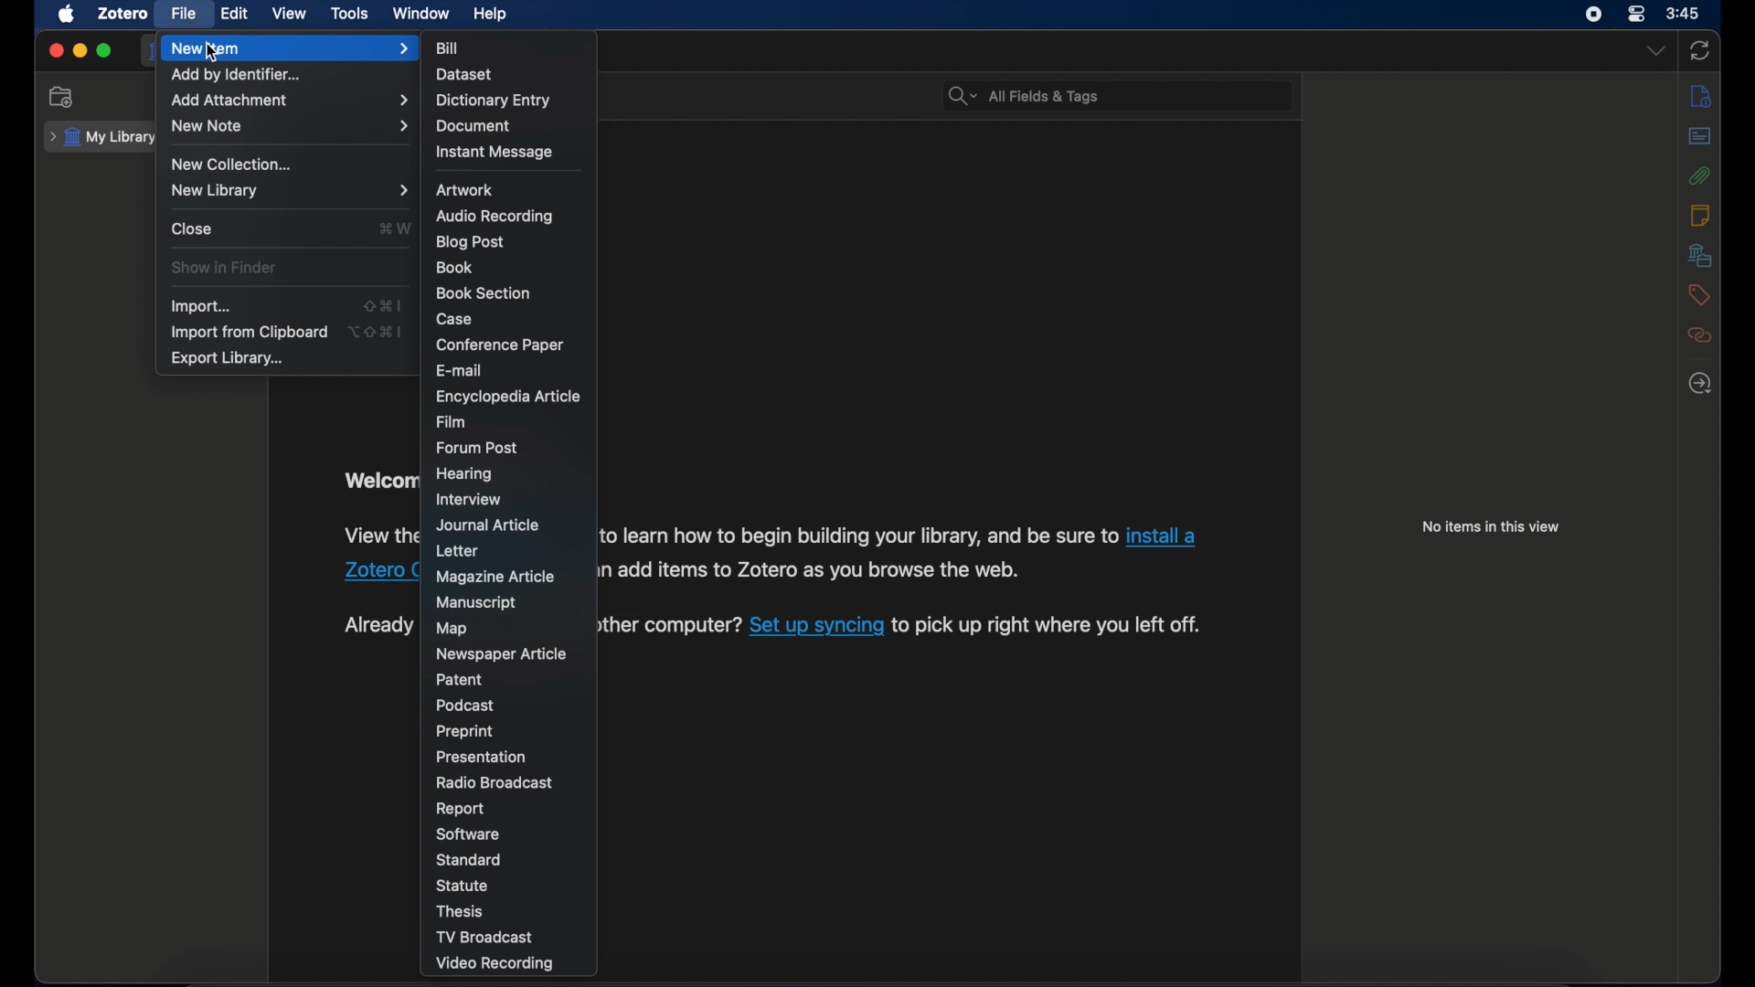 The height and width of the screenshot is (987, 1755). I want to click on book section, so click(484, 292).